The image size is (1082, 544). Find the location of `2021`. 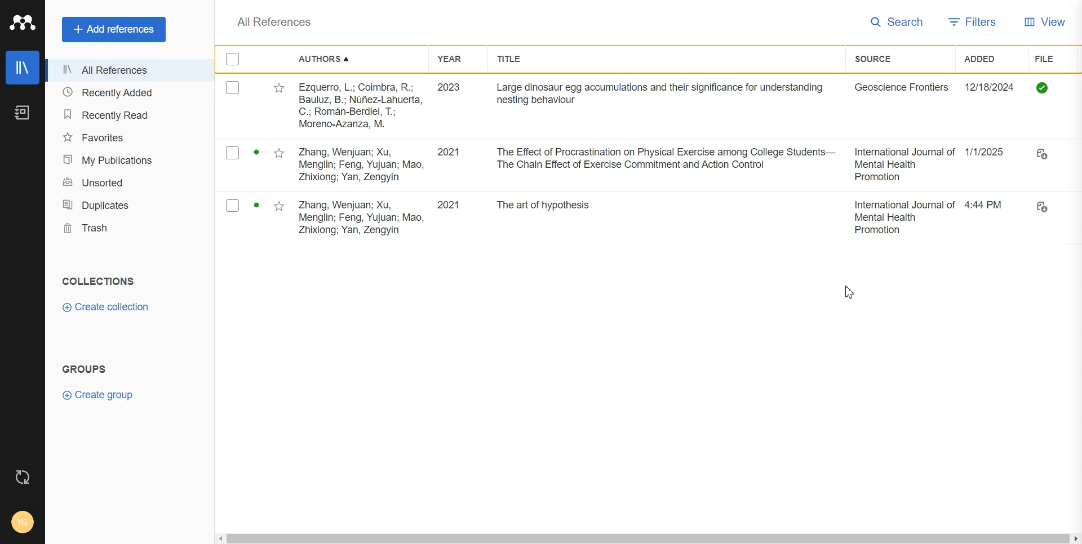

2021 is located at coordinates (451, 151).